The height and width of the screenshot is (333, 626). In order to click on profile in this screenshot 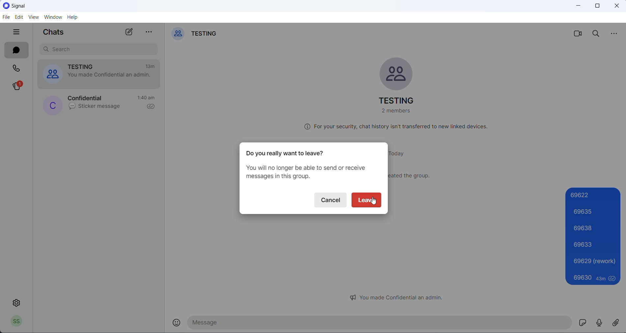, I will do `click(18, 321)`.